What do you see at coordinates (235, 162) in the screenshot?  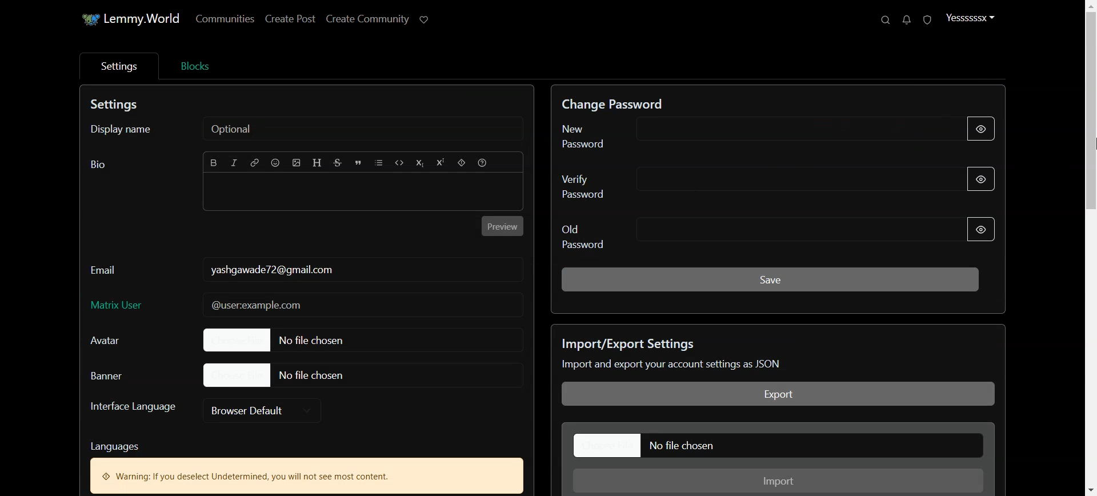 I see `Italic` at bounding box center [235, 162].